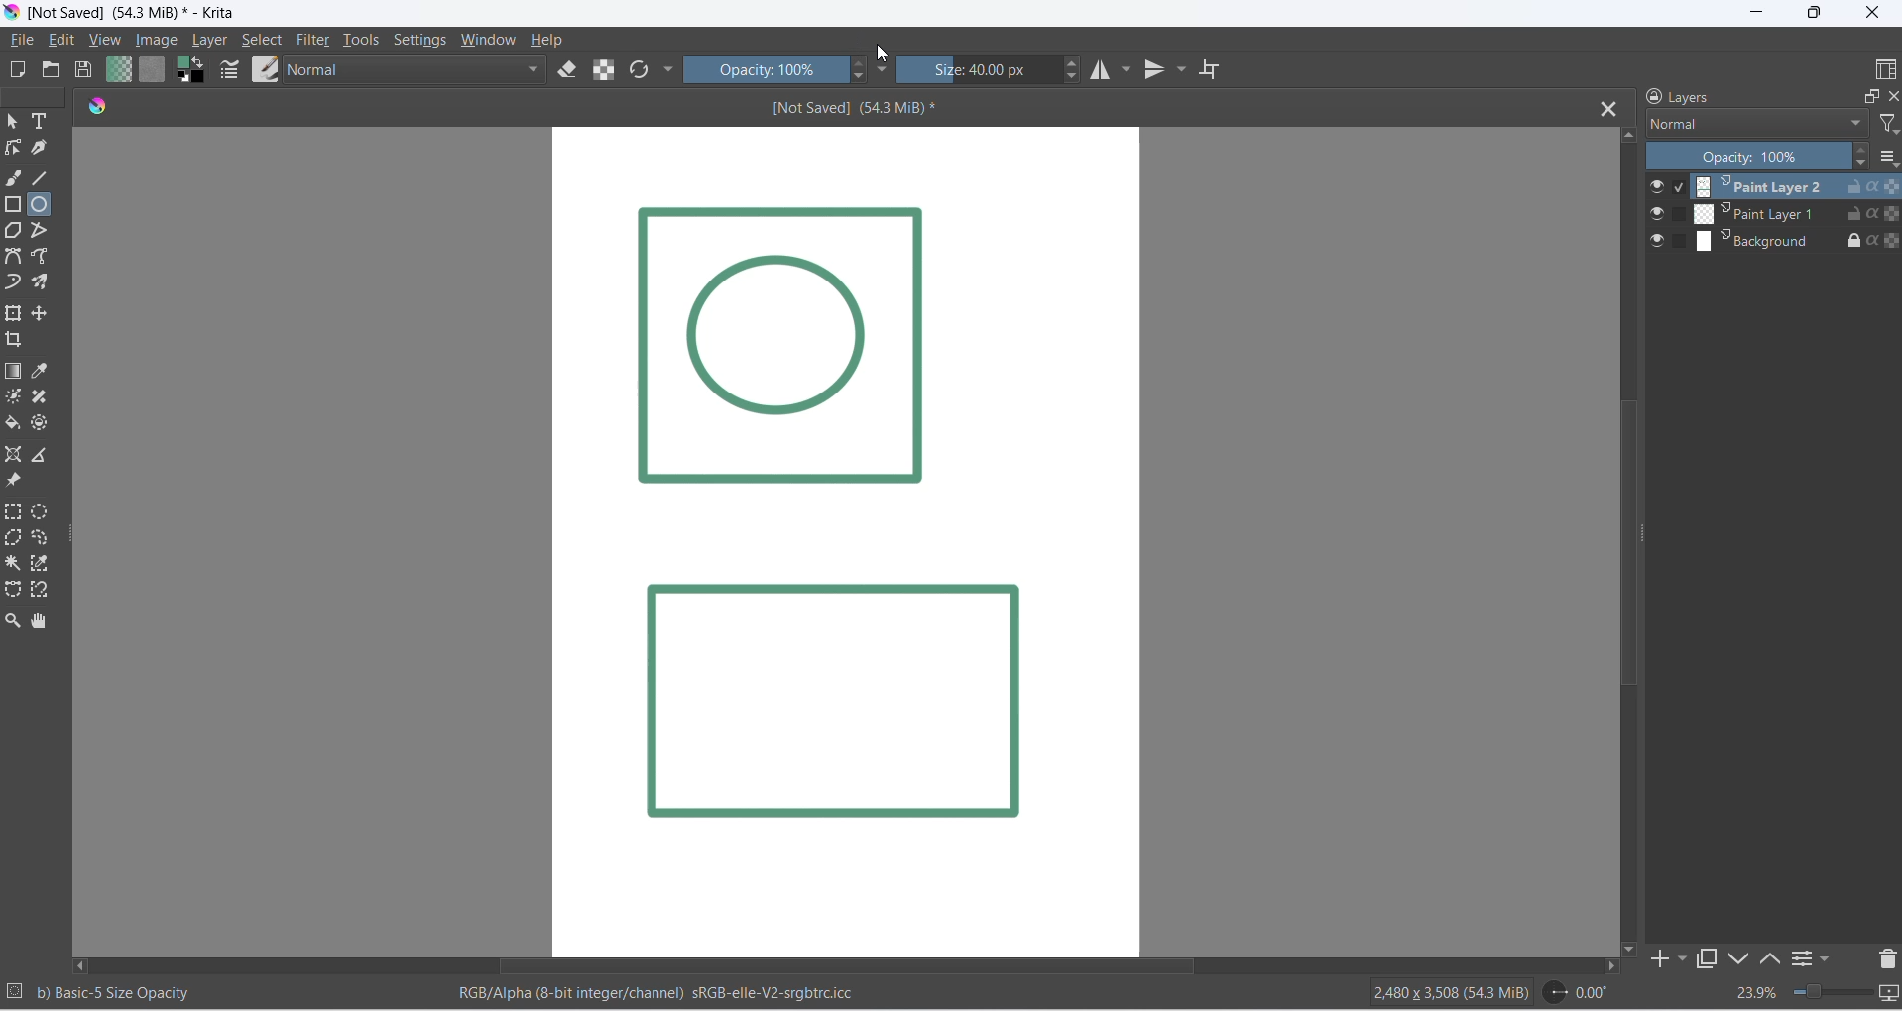 The height and width of the screenshot is (1011, 1902). I want to click on open, so click(52, 70).